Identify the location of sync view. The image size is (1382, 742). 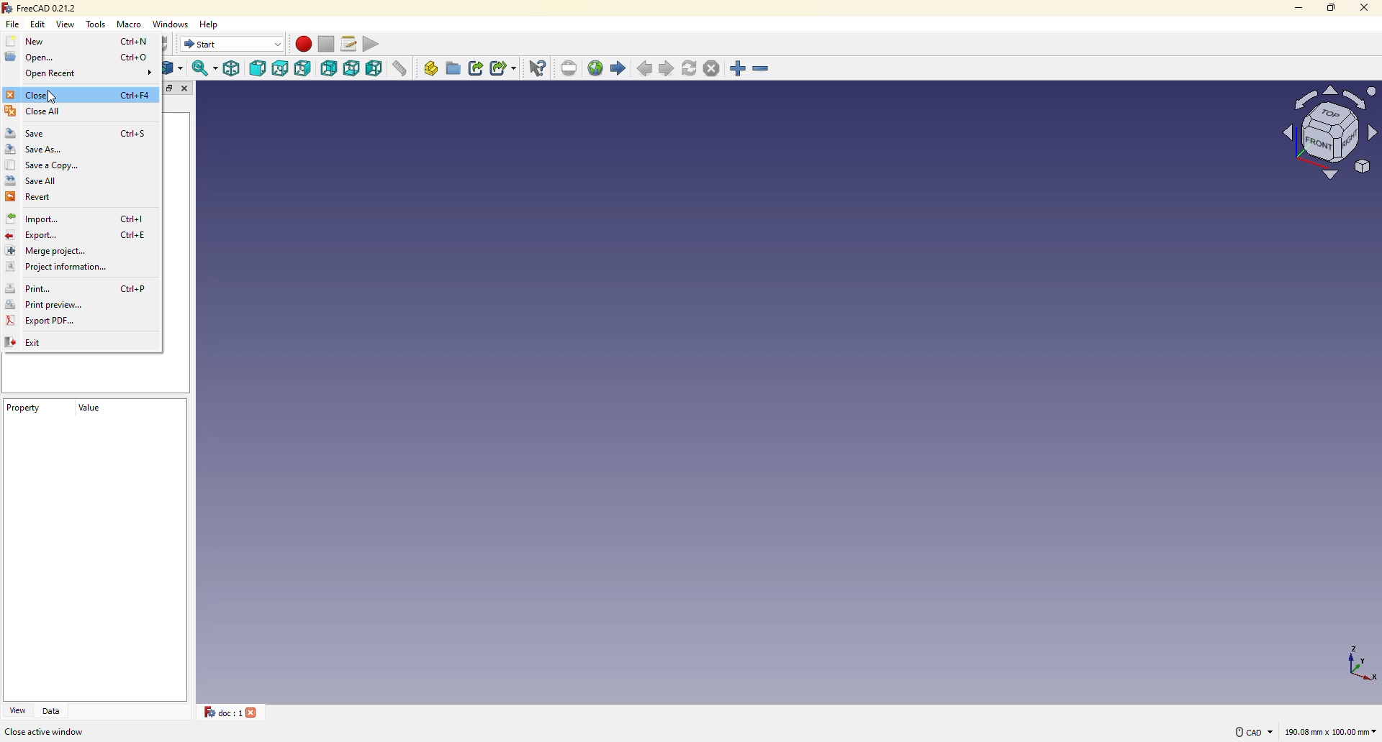
(203, 68).